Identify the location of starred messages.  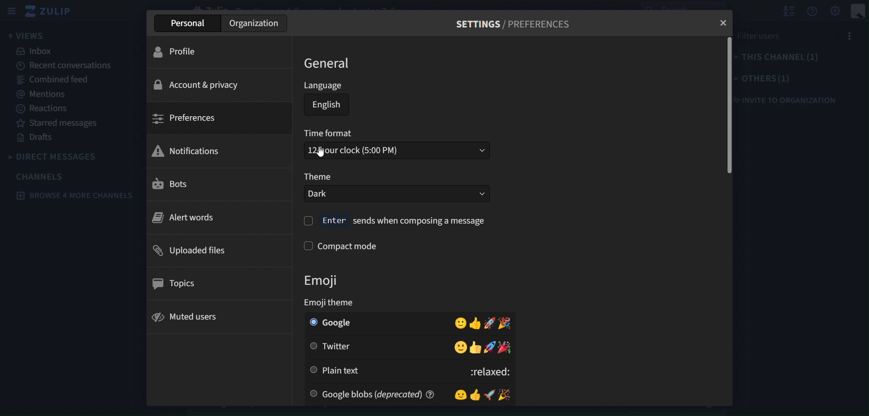
(61, 124).